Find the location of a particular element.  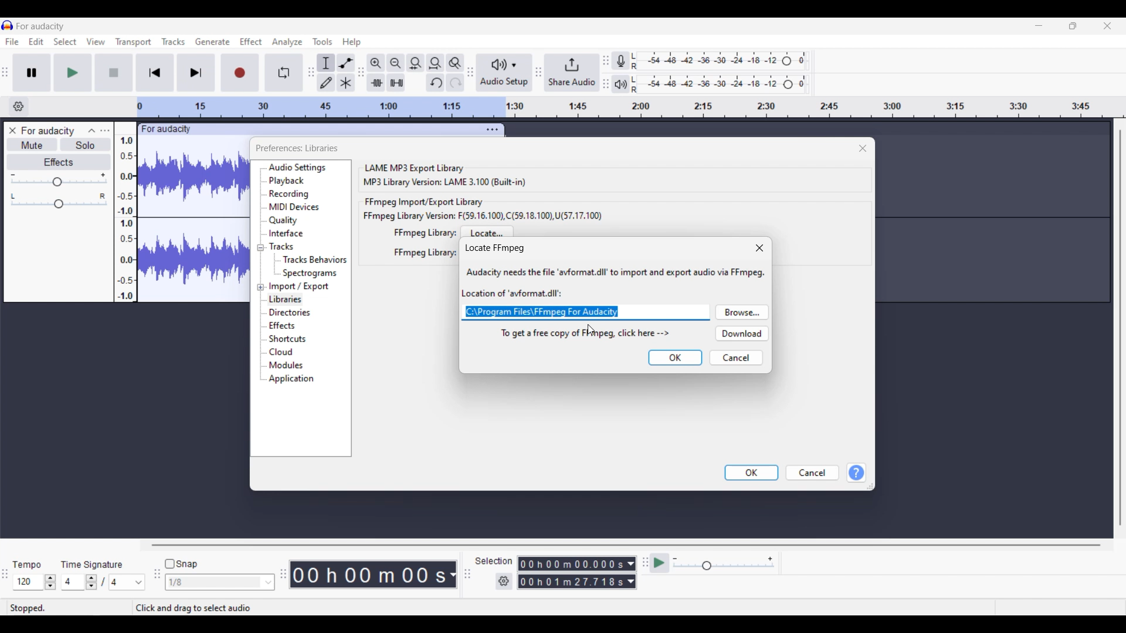

Close is located at coordinates (863, 148).